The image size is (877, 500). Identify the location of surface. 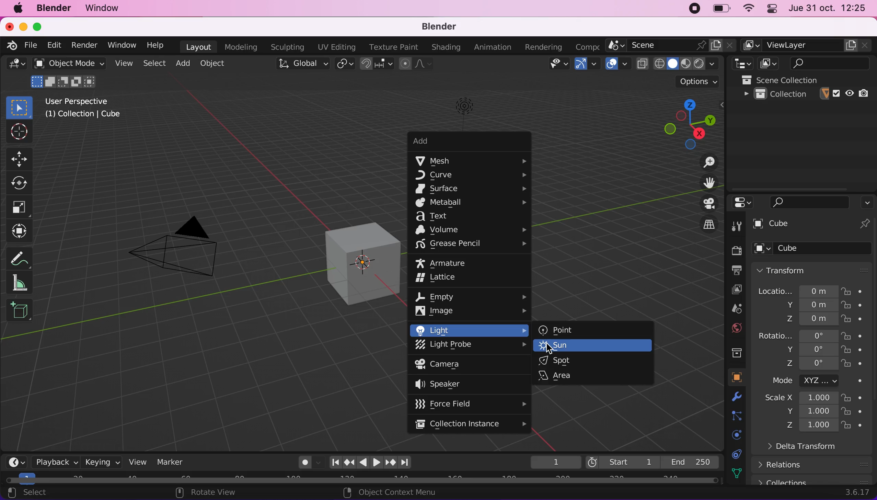
(472, 189).